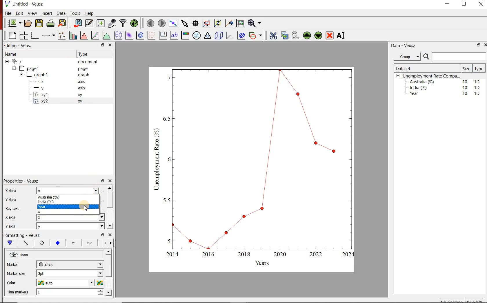 The height and width of the screenshot is (303, 487). Describe the element at coordinates (58, 243) in the screenshot. I see `marker fill ` at that location.